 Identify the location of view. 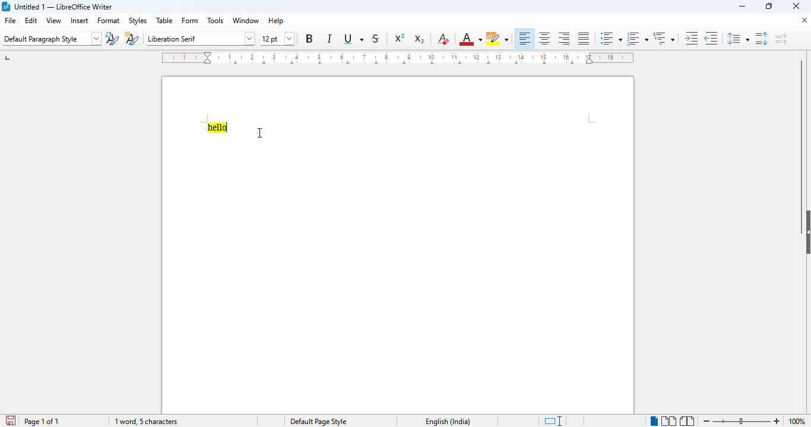
(53, 20).